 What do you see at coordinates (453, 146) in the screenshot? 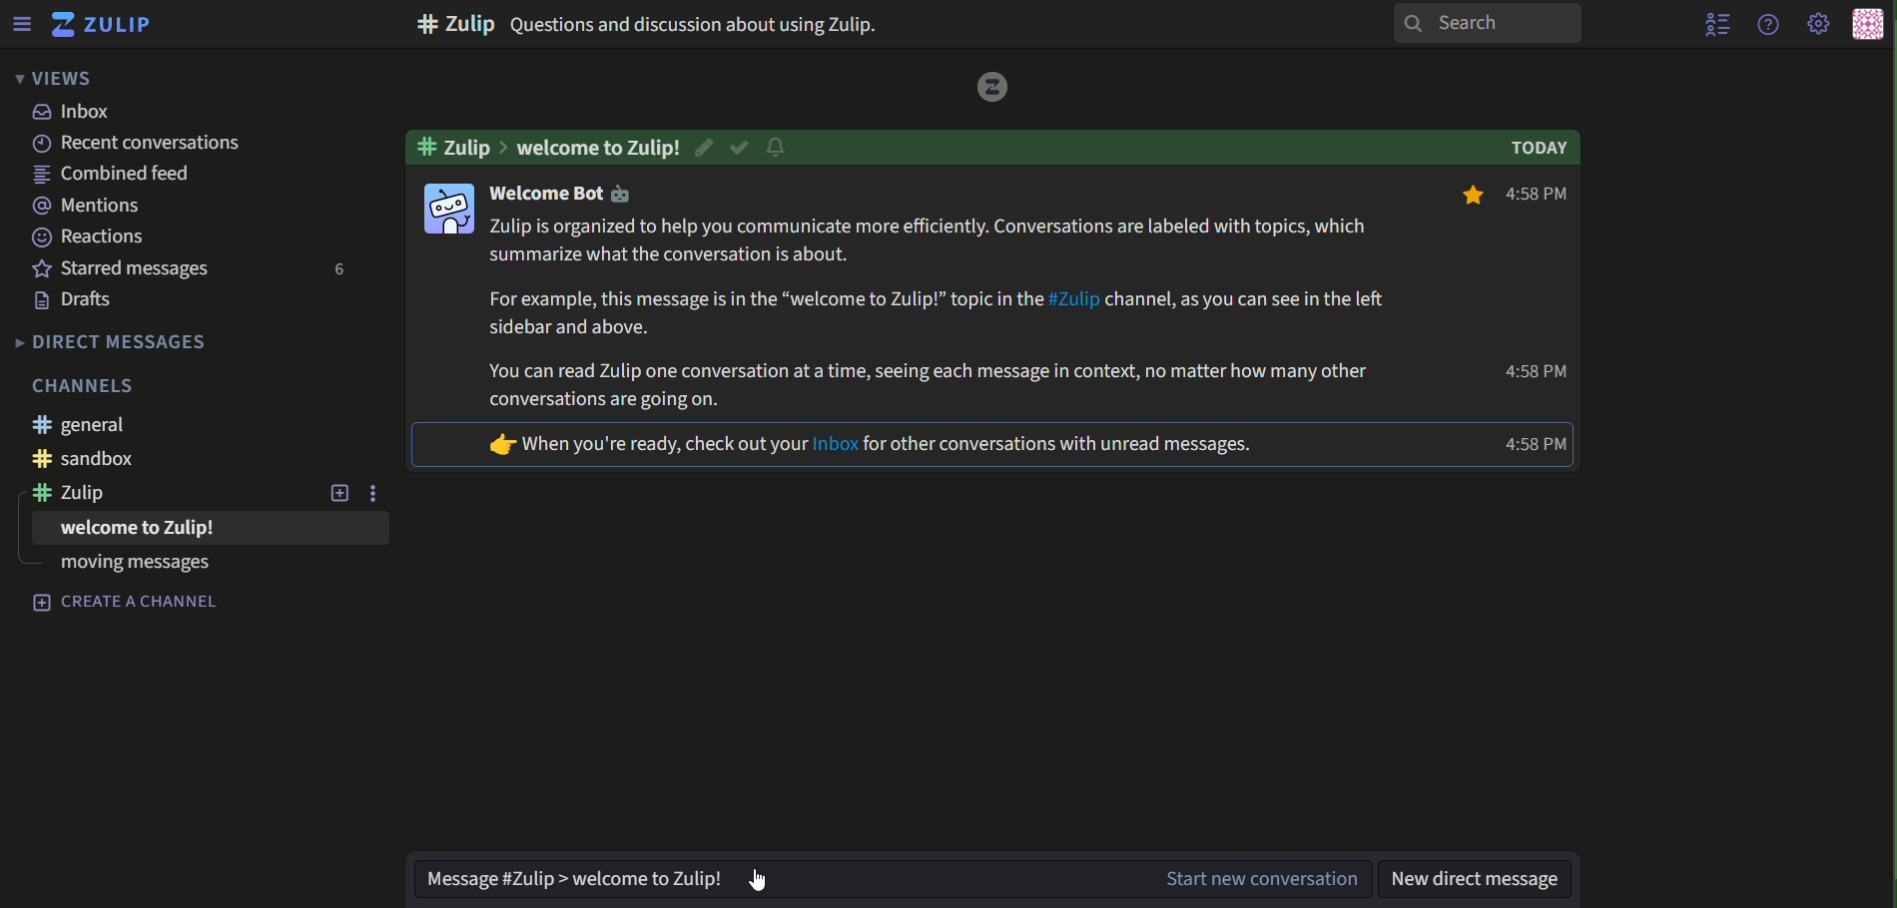
I see `text` at bounding box center [453, 146].